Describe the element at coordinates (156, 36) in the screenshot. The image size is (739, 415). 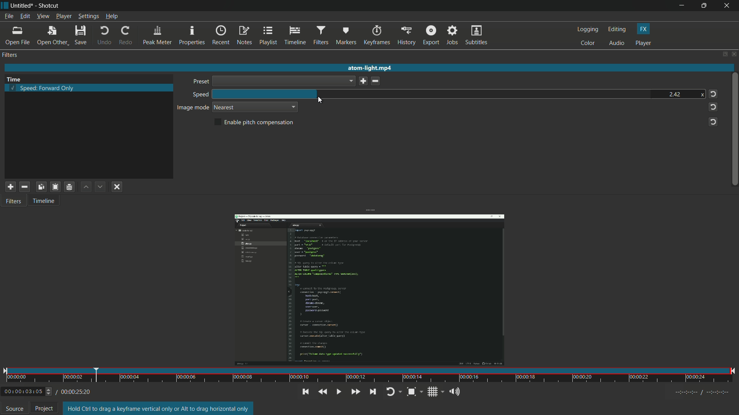
I see `peak meter` at that location.